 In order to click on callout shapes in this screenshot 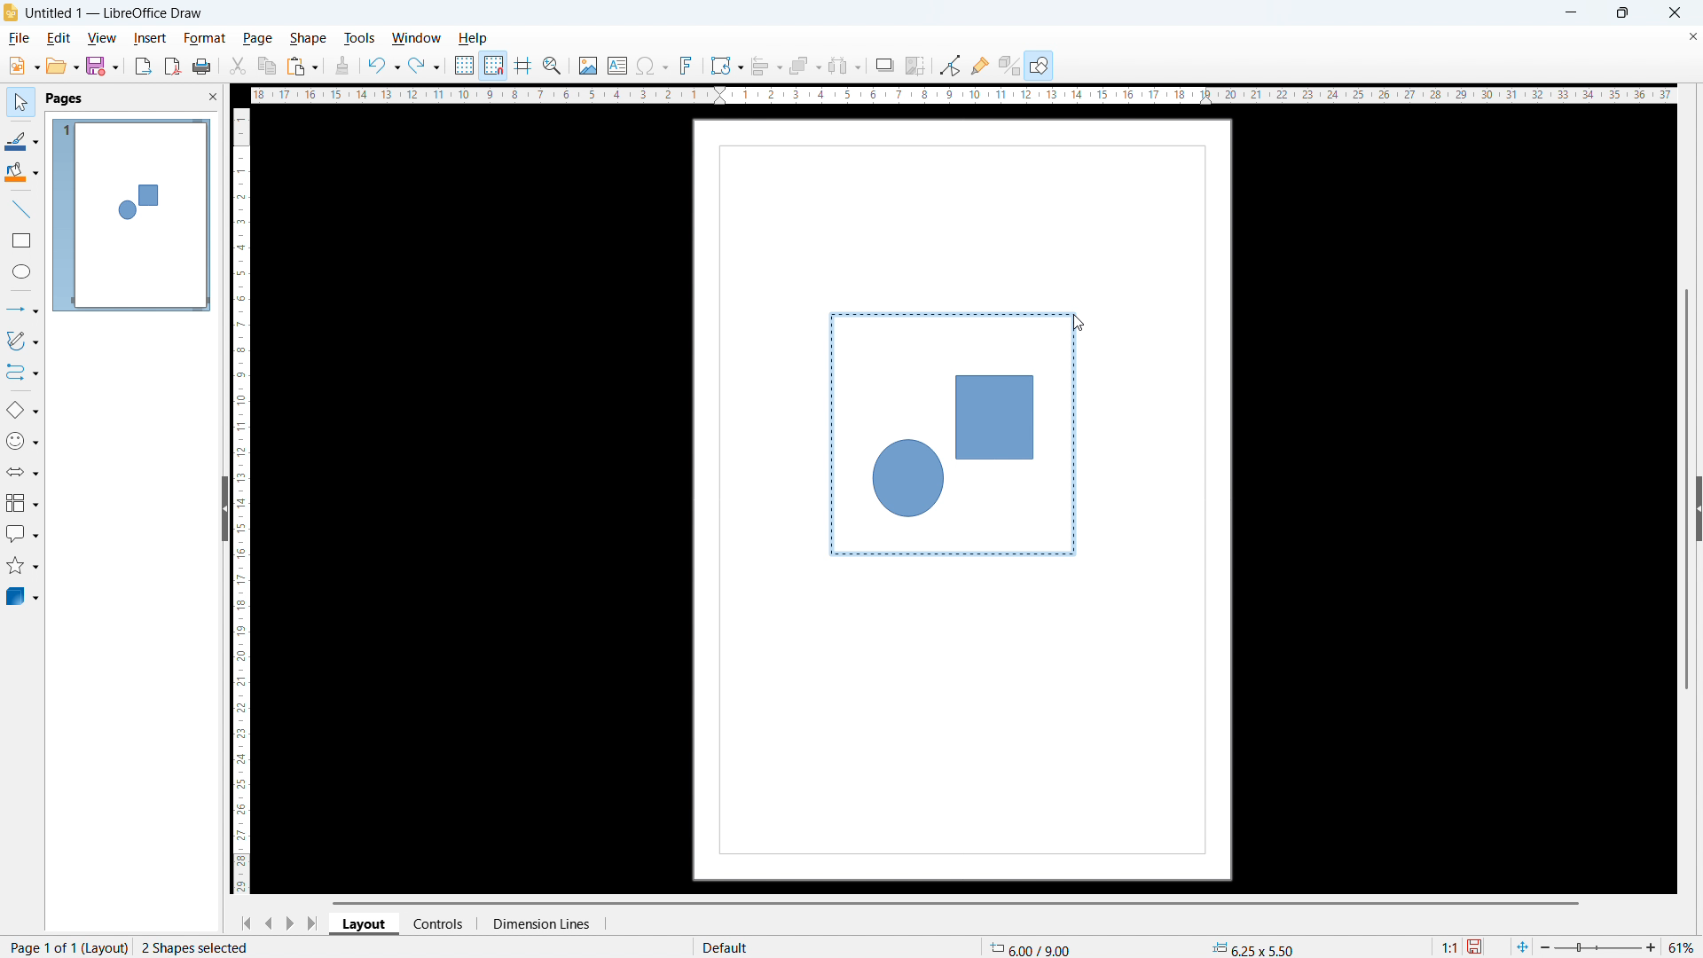, I will do `click(21, 534)`.